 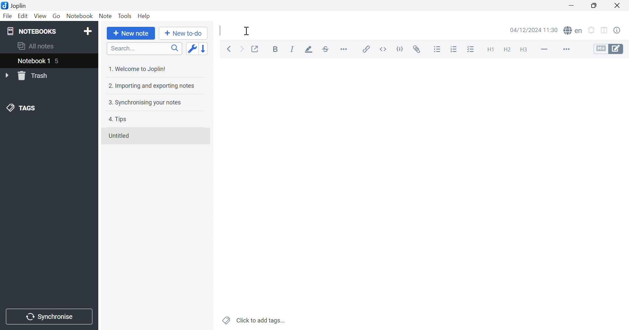 I want to click on Heading 2, so click(x=506, y=49).